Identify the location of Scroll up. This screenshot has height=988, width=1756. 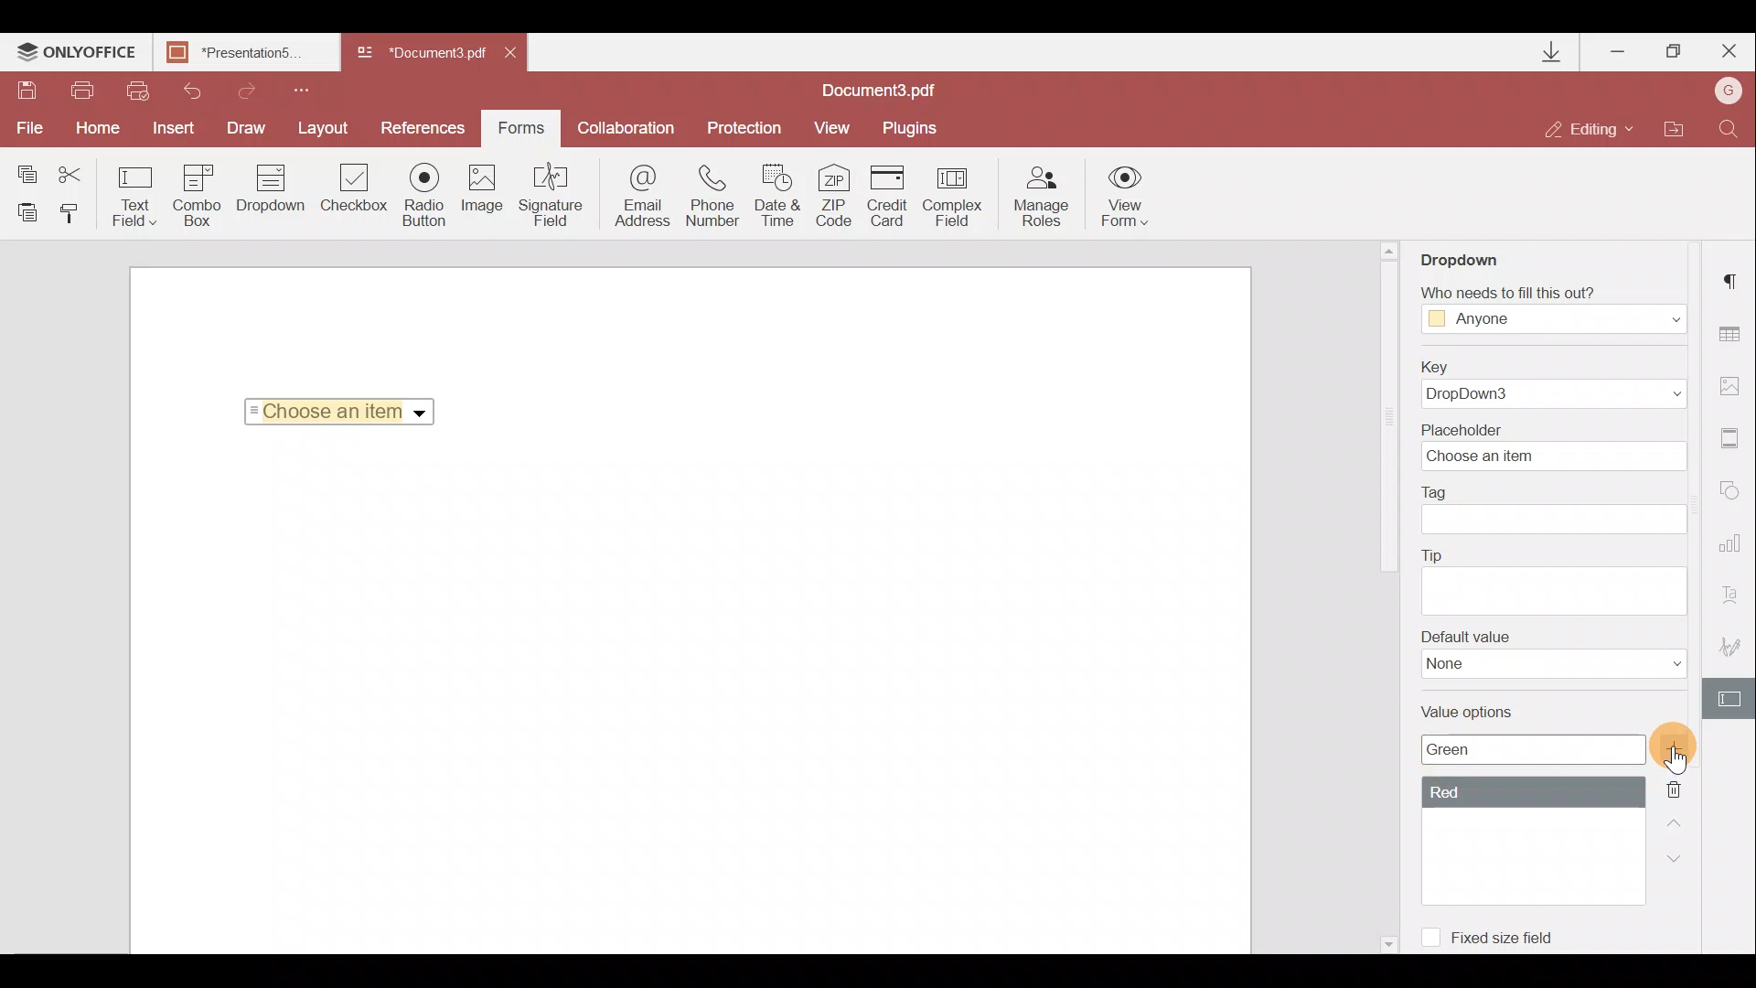
(1390, 250).